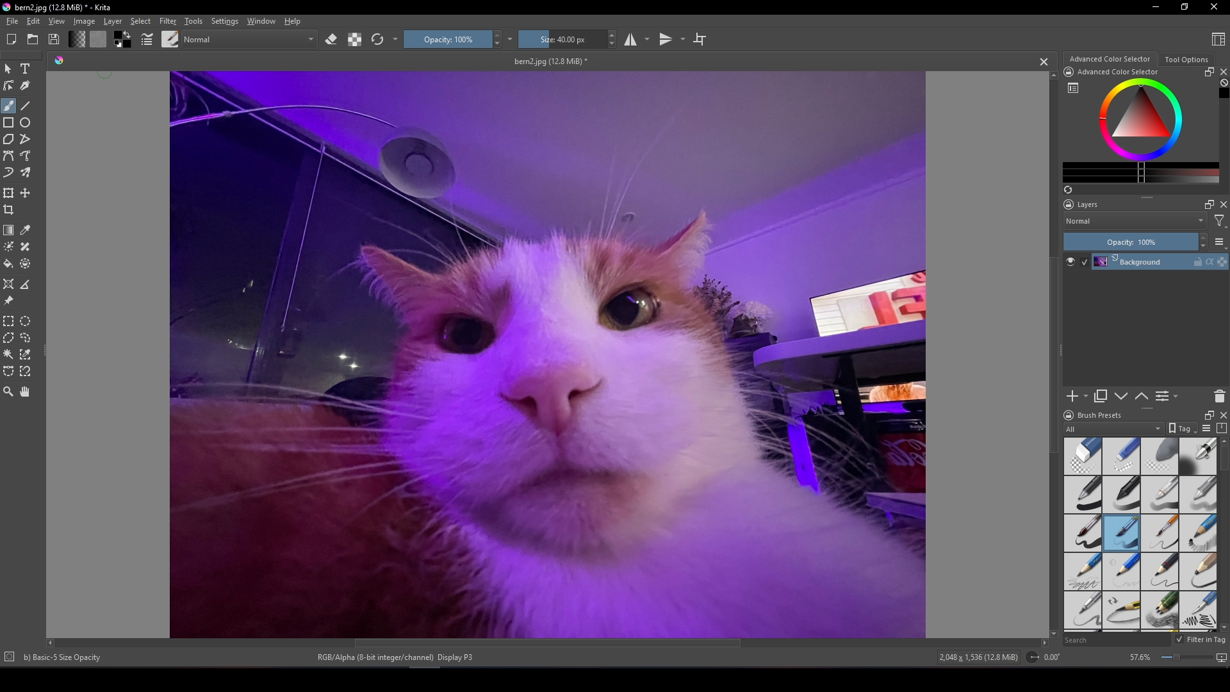  I want to click on Layers, so click(1088, 204).